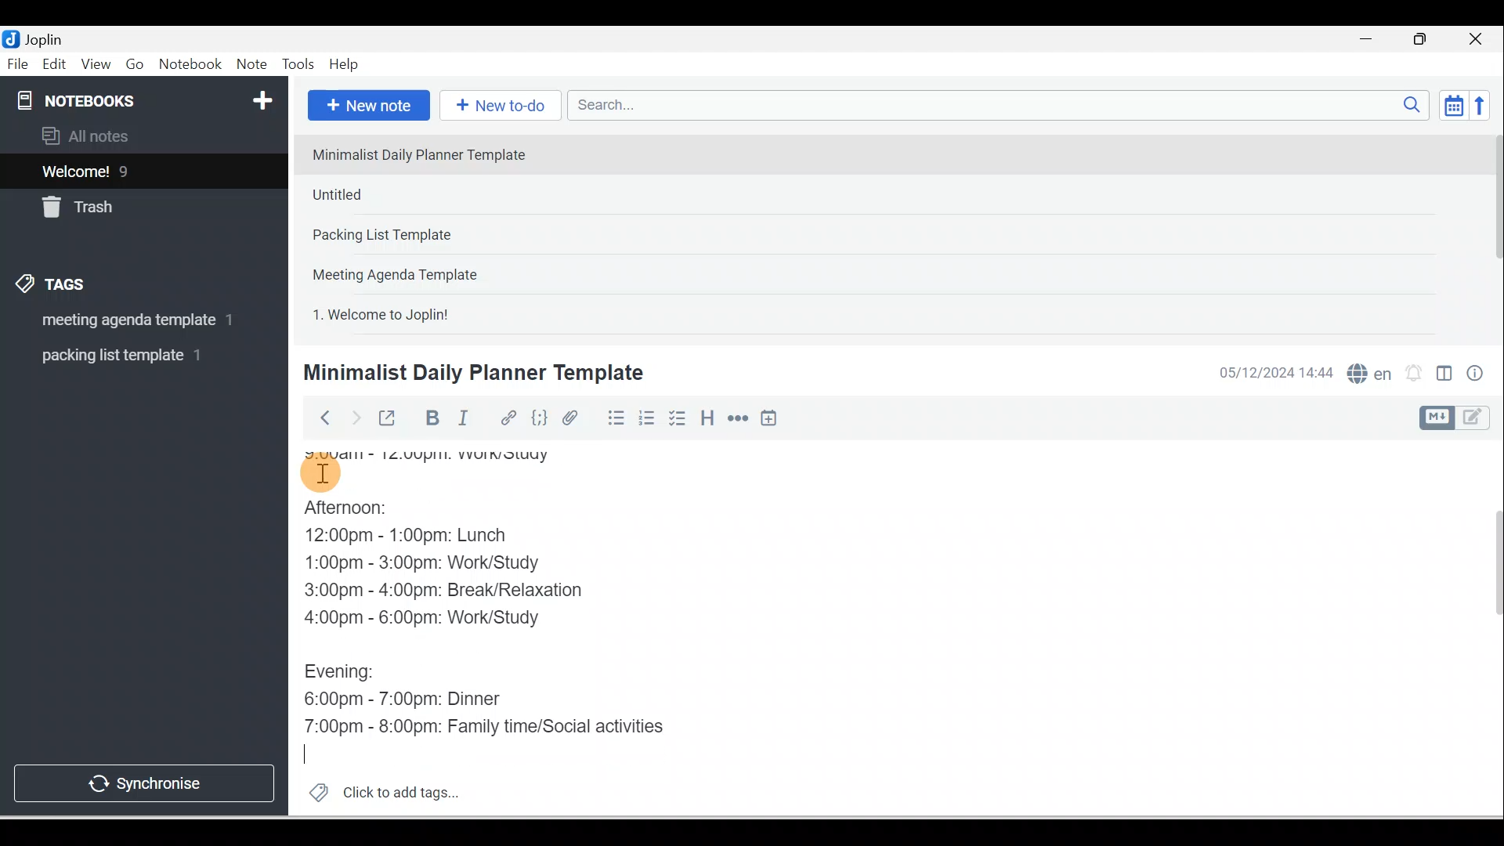 The image size is (1504, 846). What do you see at coordinates (1371, 41) in the screenshot?
I see `Minimise` at bounding box center [1371, 41].